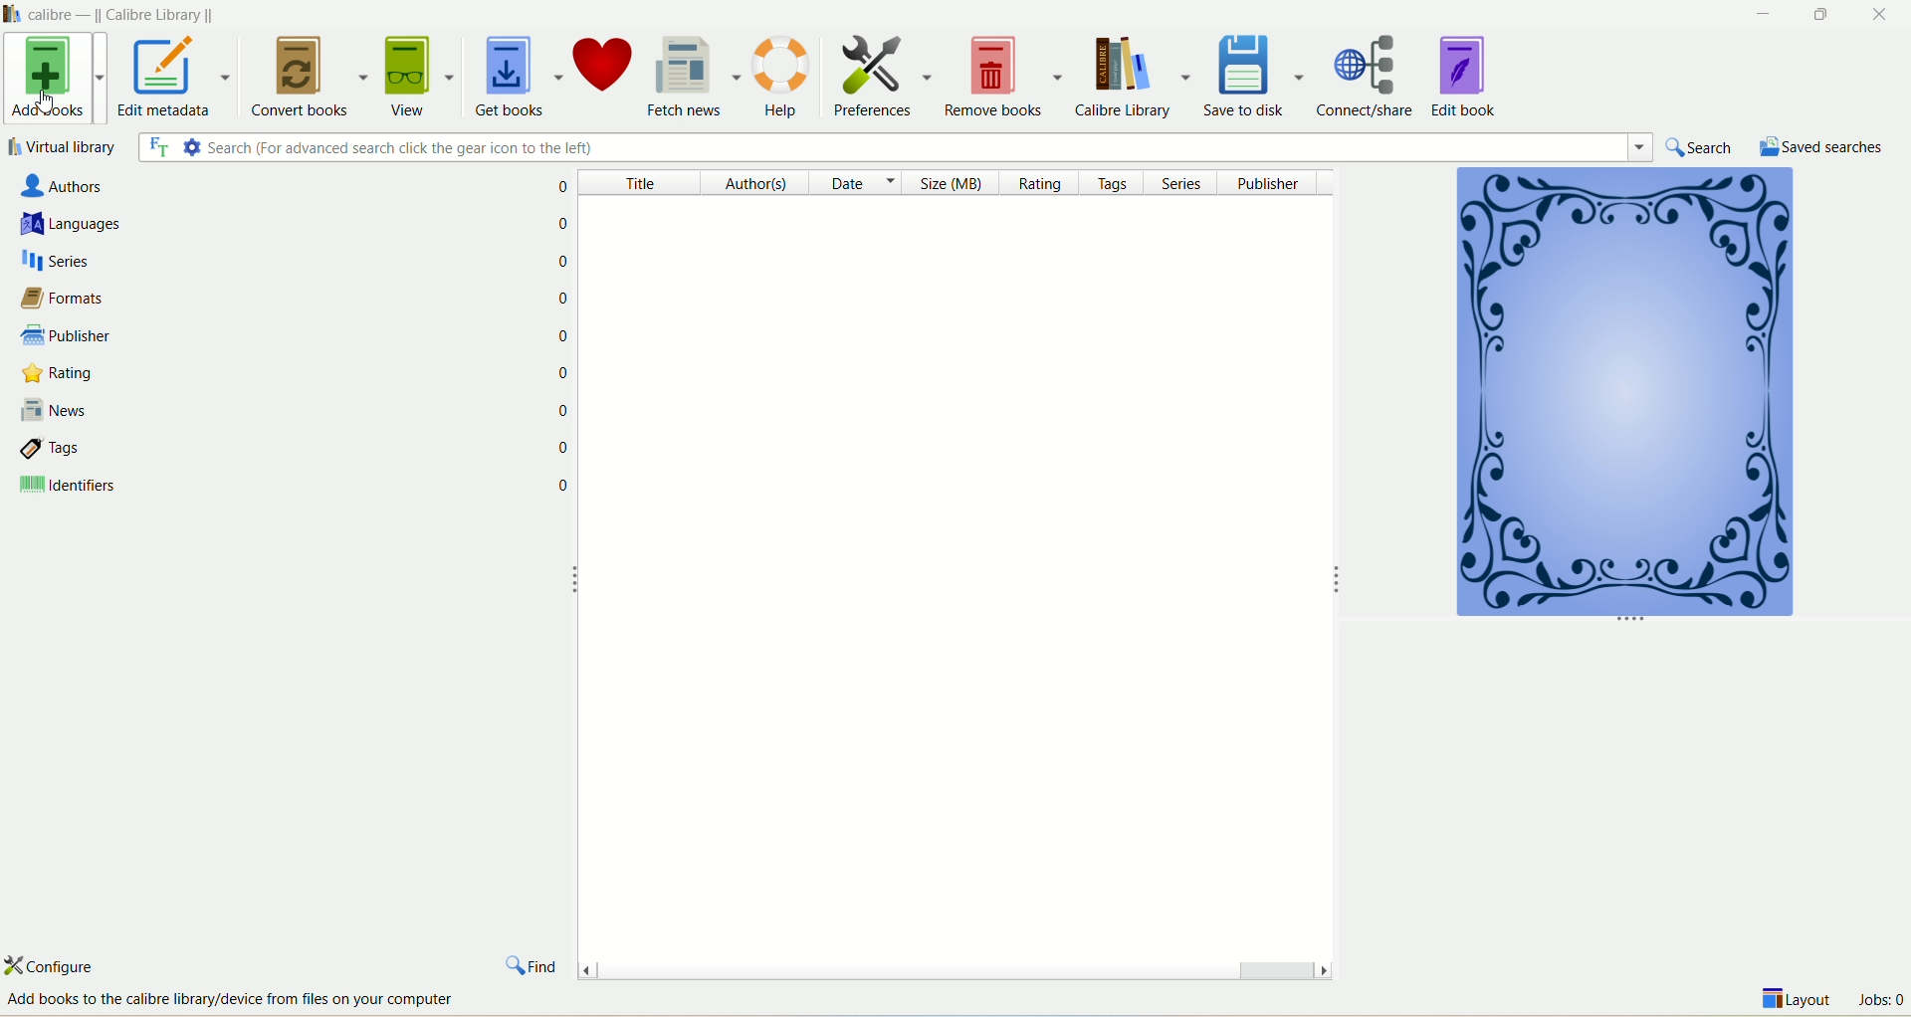 The height and width of the screenshot is (1017, 1911). Describe the element at coordinates (516, 77) in the screenshot. I see `get books` at that location.